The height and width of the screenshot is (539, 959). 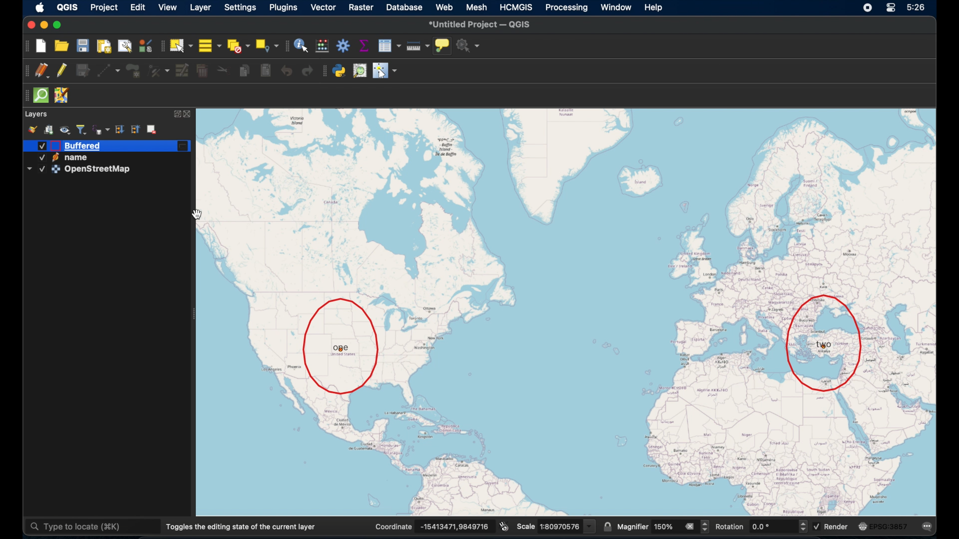 What do you see at coordinates (773, 527) in the screenshot?
I see `rotation value` at bounding box center [773, 527].